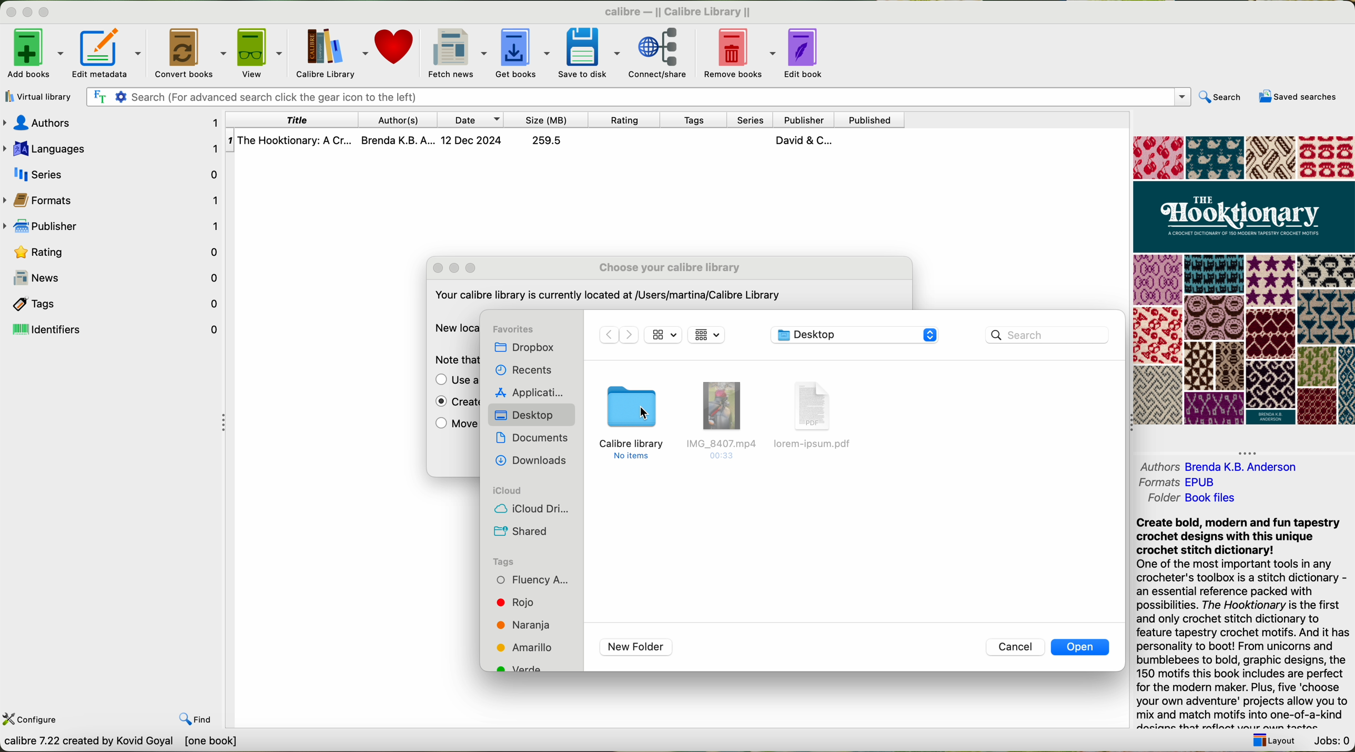 The image size is (1355, 752). Describe the element at coordinates (457, 379) in the screenshot. I see `use a previously existing library` at that location.